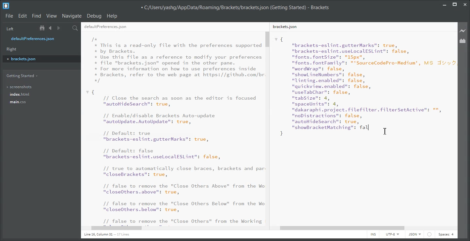 The image size is (470, 241). What do you see at coordinates (22, 76) in the screenshot?
I see `Getting Started` at bounding box center [22, 76].